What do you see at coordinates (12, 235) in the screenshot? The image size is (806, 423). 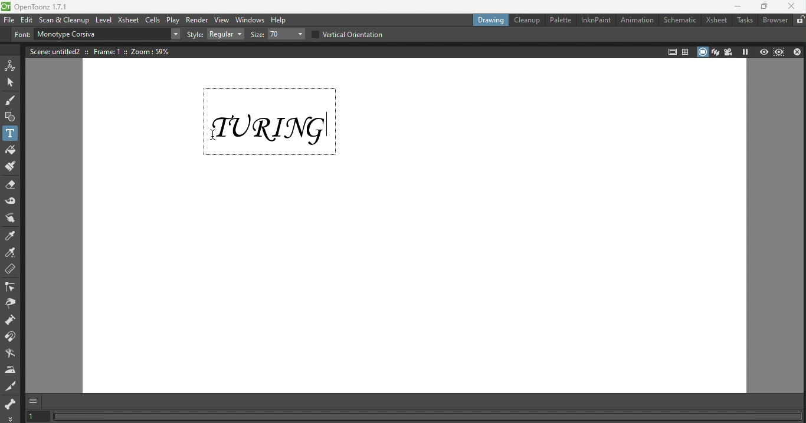 I see `Style picker tool` at bounding box center [12, 235].